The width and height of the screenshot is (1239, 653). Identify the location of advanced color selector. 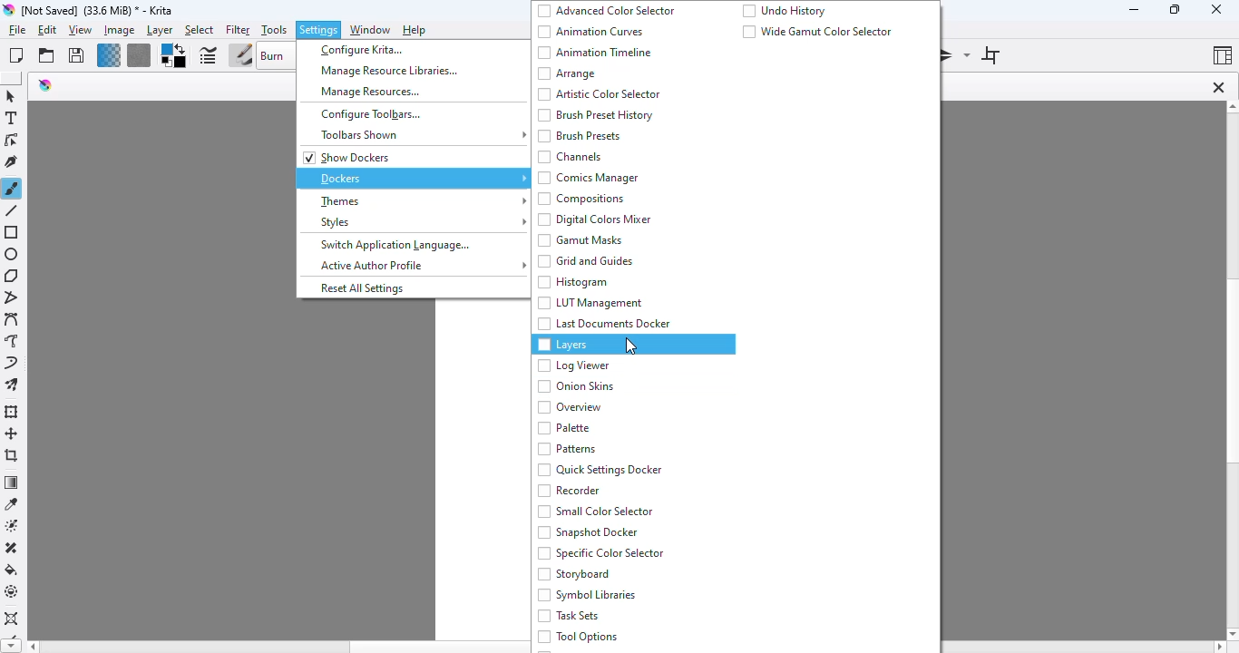
(607, 11).